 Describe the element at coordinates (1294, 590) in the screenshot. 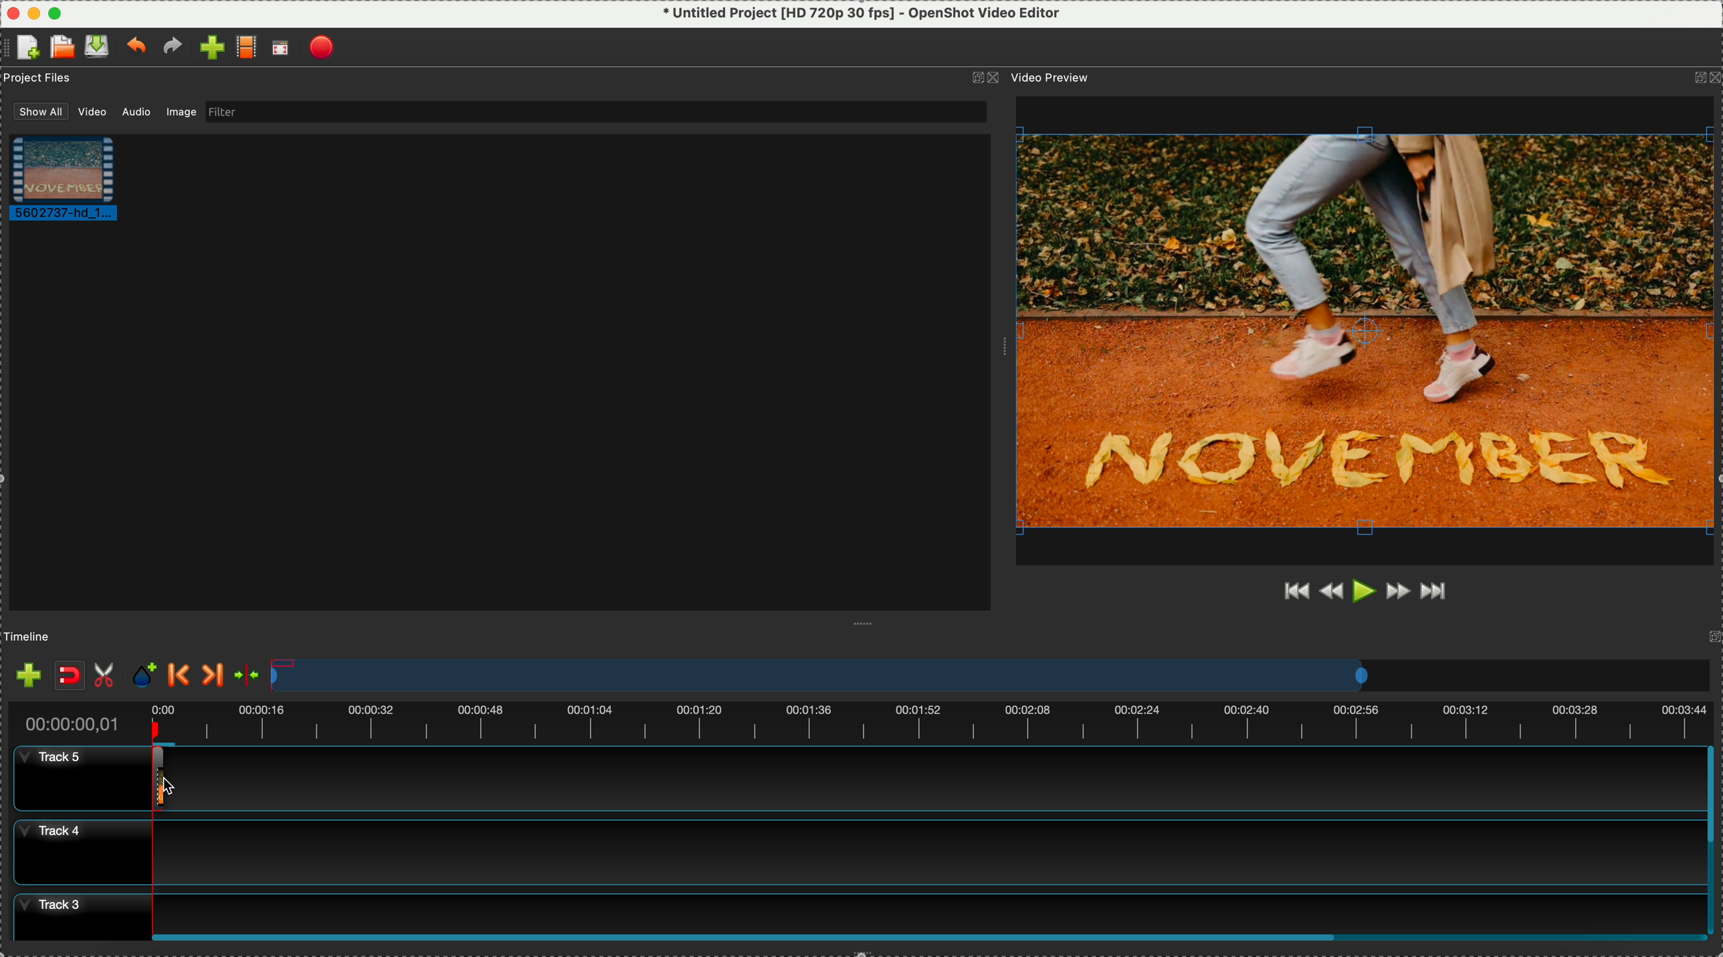

I see `jump to start` at that location.